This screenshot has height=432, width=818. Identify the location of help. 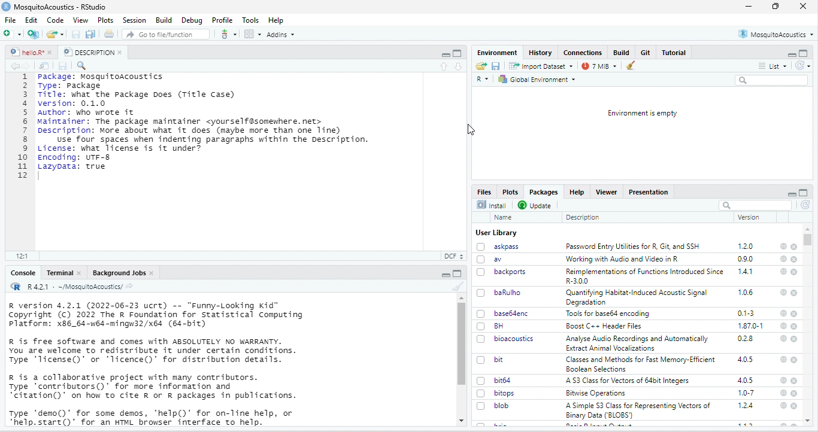
(783, 381).